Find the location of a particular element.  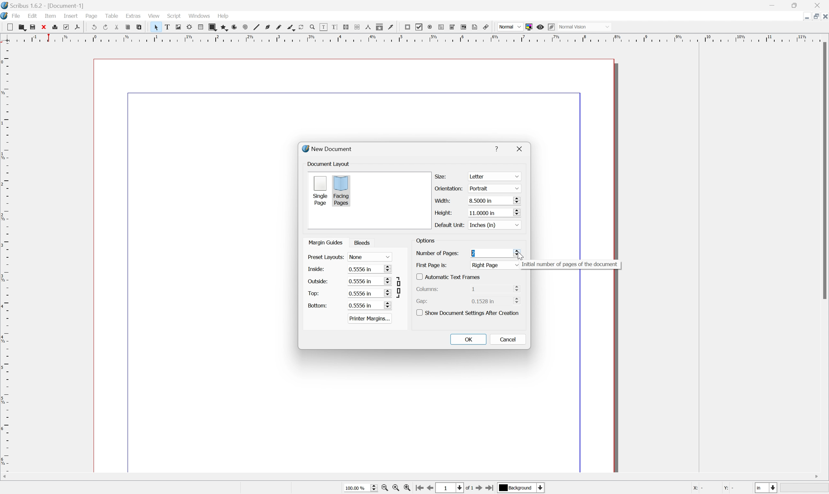

Scribus 1.6.2 - [Document-1] is located at coordinates (45, 5).